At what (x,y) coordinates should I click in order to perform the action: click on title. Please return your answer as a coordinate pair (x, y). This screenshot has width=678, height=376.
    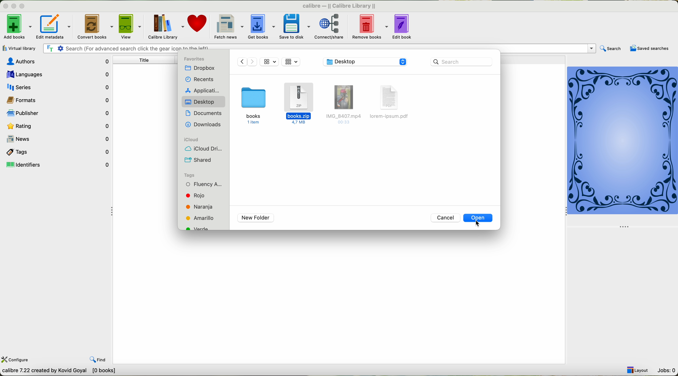
    Looking at the image, I should click on (145, 61).